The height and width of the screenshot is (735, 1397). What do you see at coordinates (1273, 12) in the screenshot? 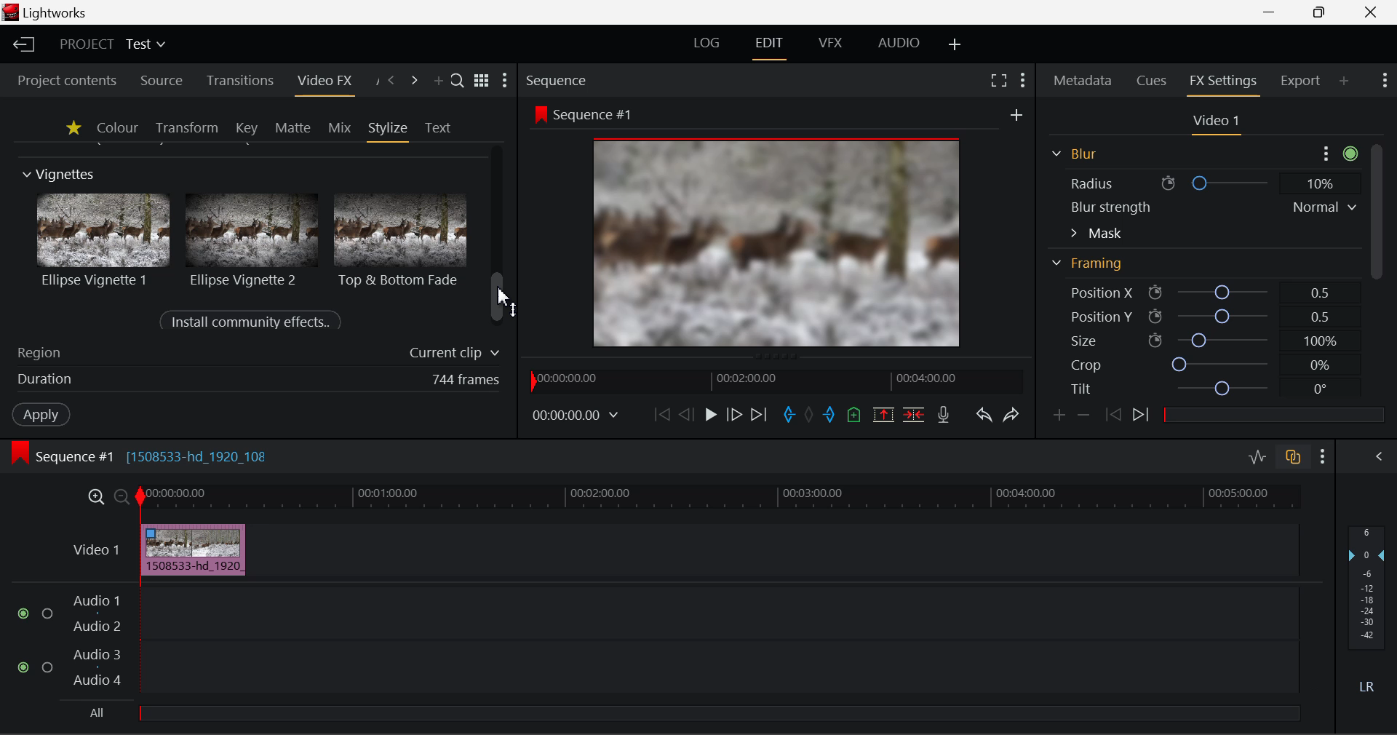
I see `Restore Down` at bounding box center [1273, 12].